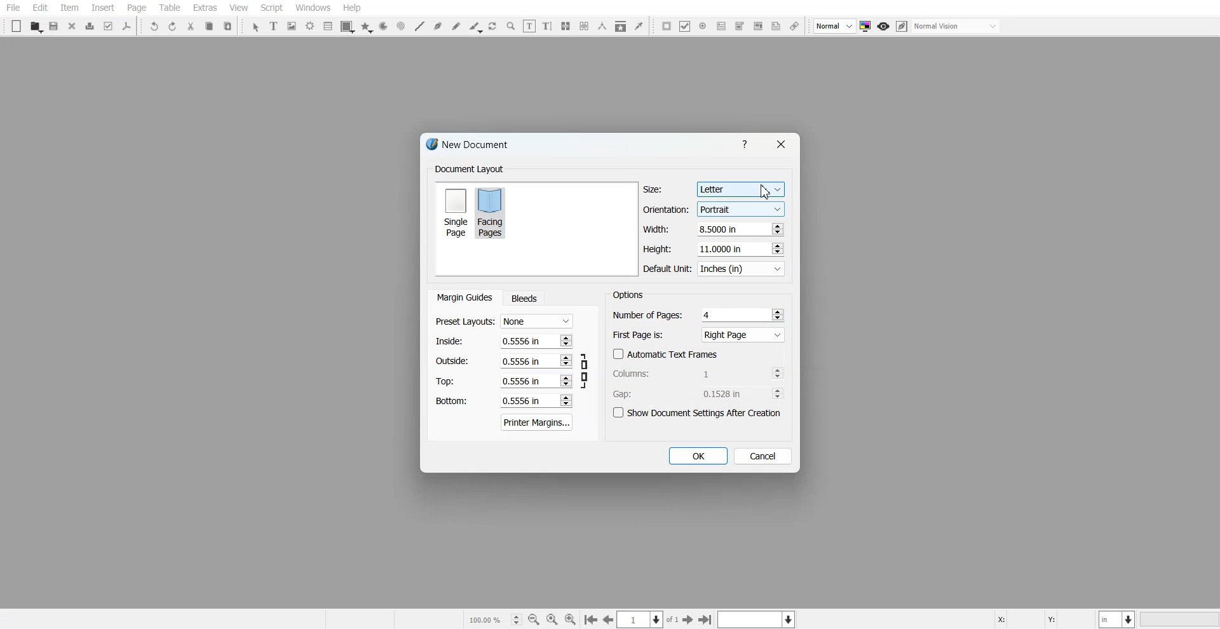 This screenshot has width=1220, height=629. What do you see at coordinates (699, 373) in the screenshot?
I see `Column adjuster` at bounding box center [699, 373].